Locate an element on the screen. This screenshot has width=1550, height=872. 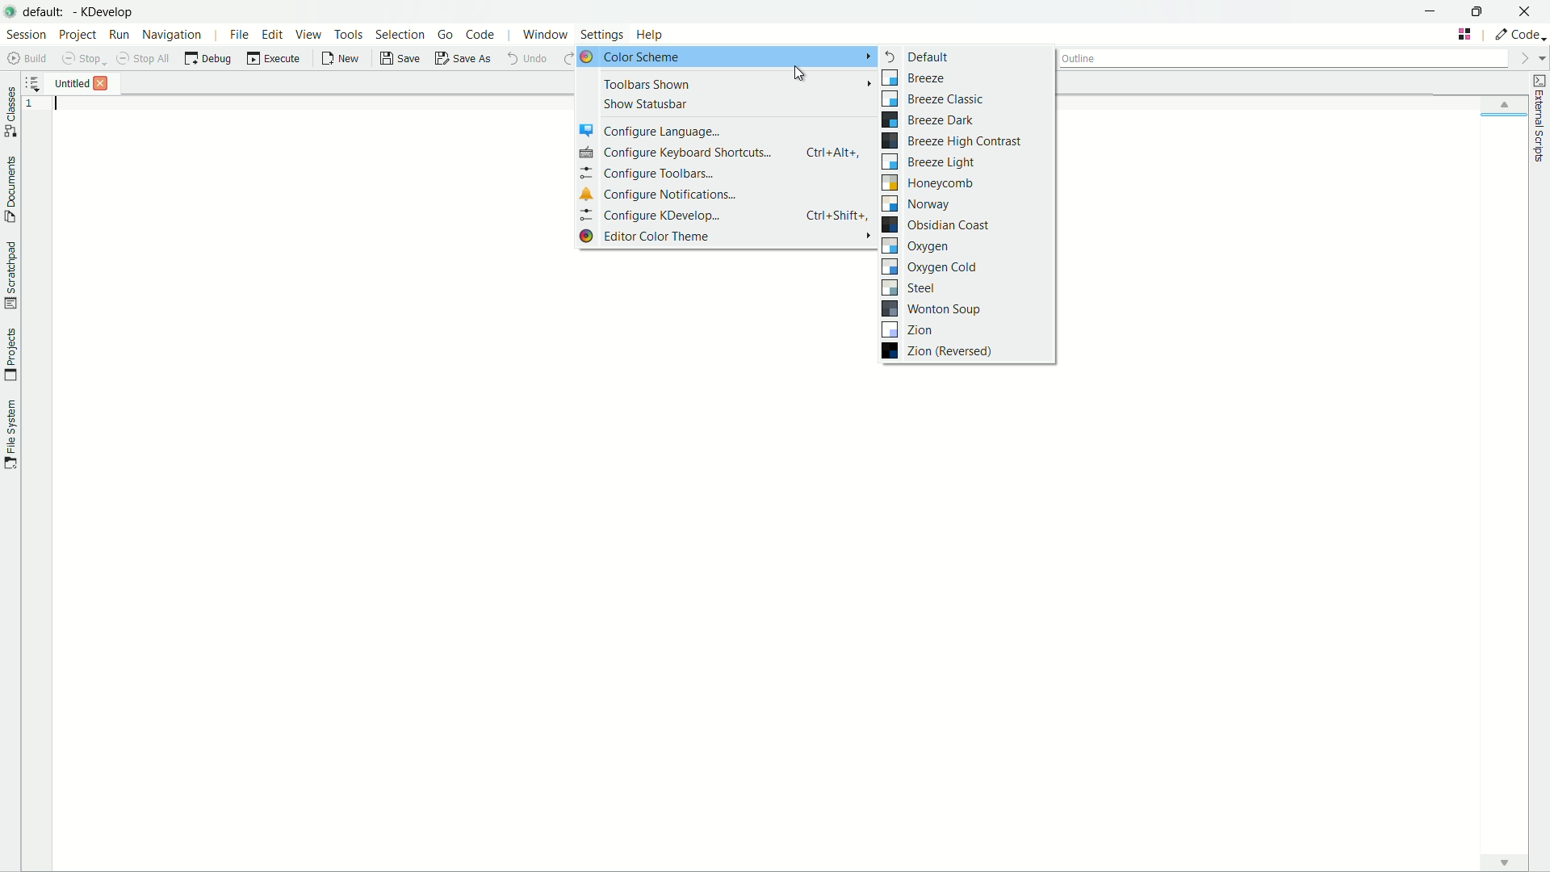
debug is located at coordinates (207, 59).